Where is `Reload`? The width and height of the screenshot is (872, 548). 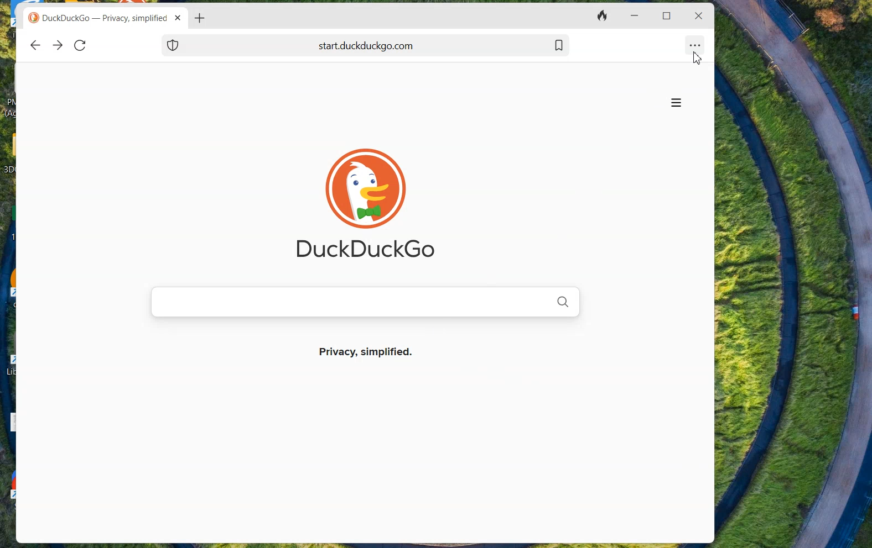 Reload is located at coordinates (80, 45).